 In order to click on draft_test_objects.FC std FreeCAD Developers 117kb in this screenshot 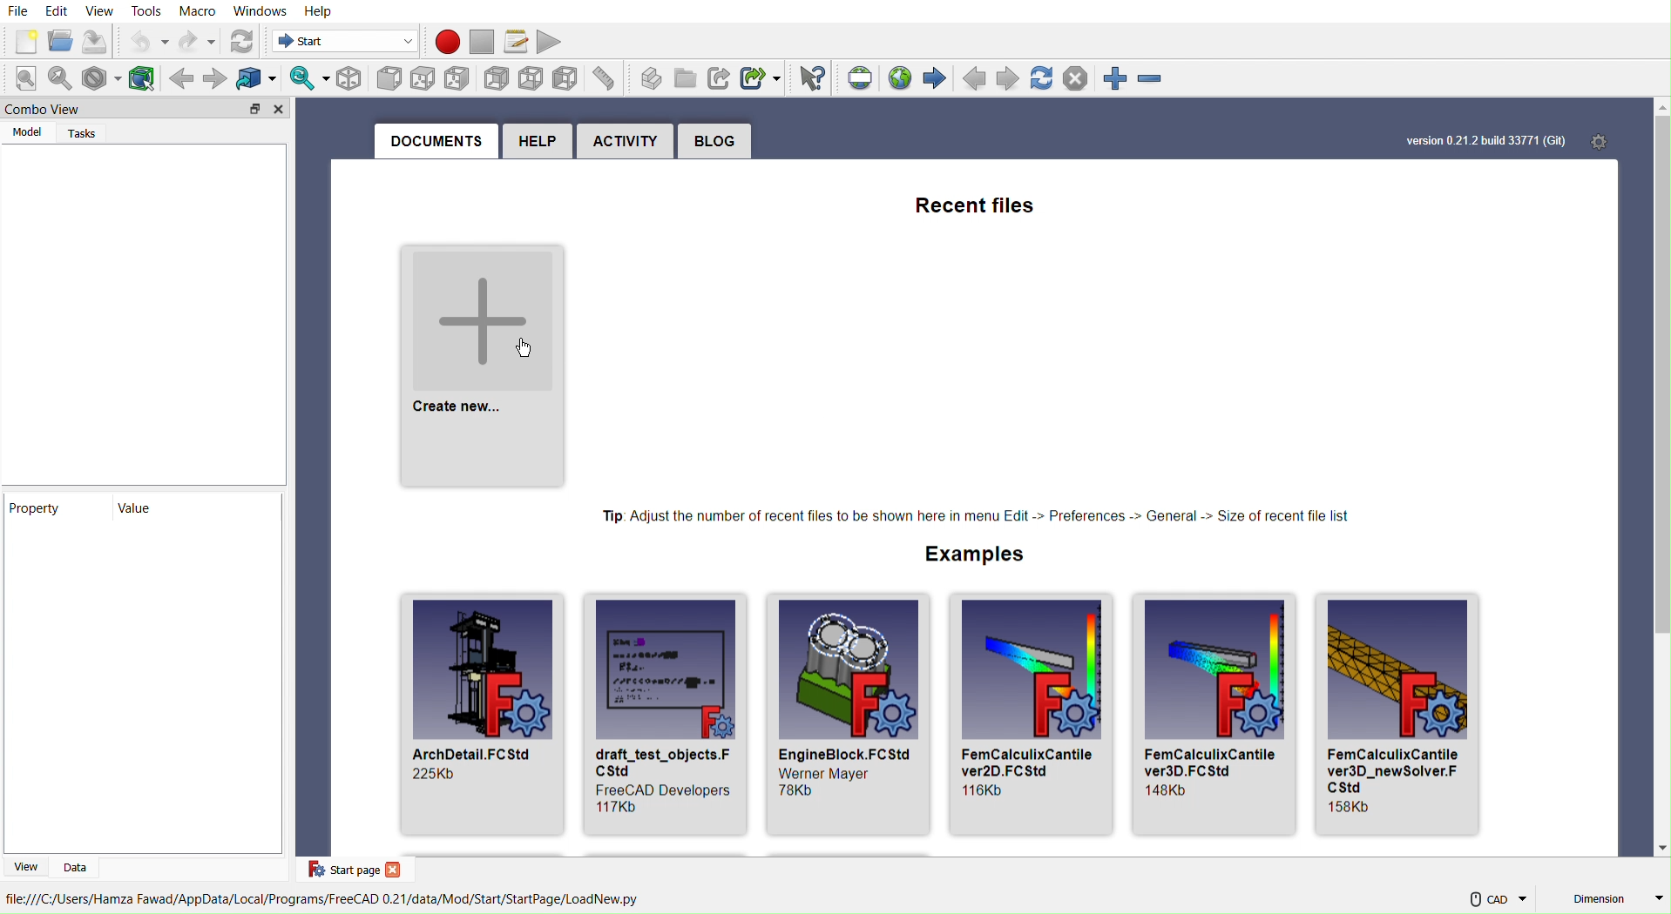, I will do `click(661, 714)`.